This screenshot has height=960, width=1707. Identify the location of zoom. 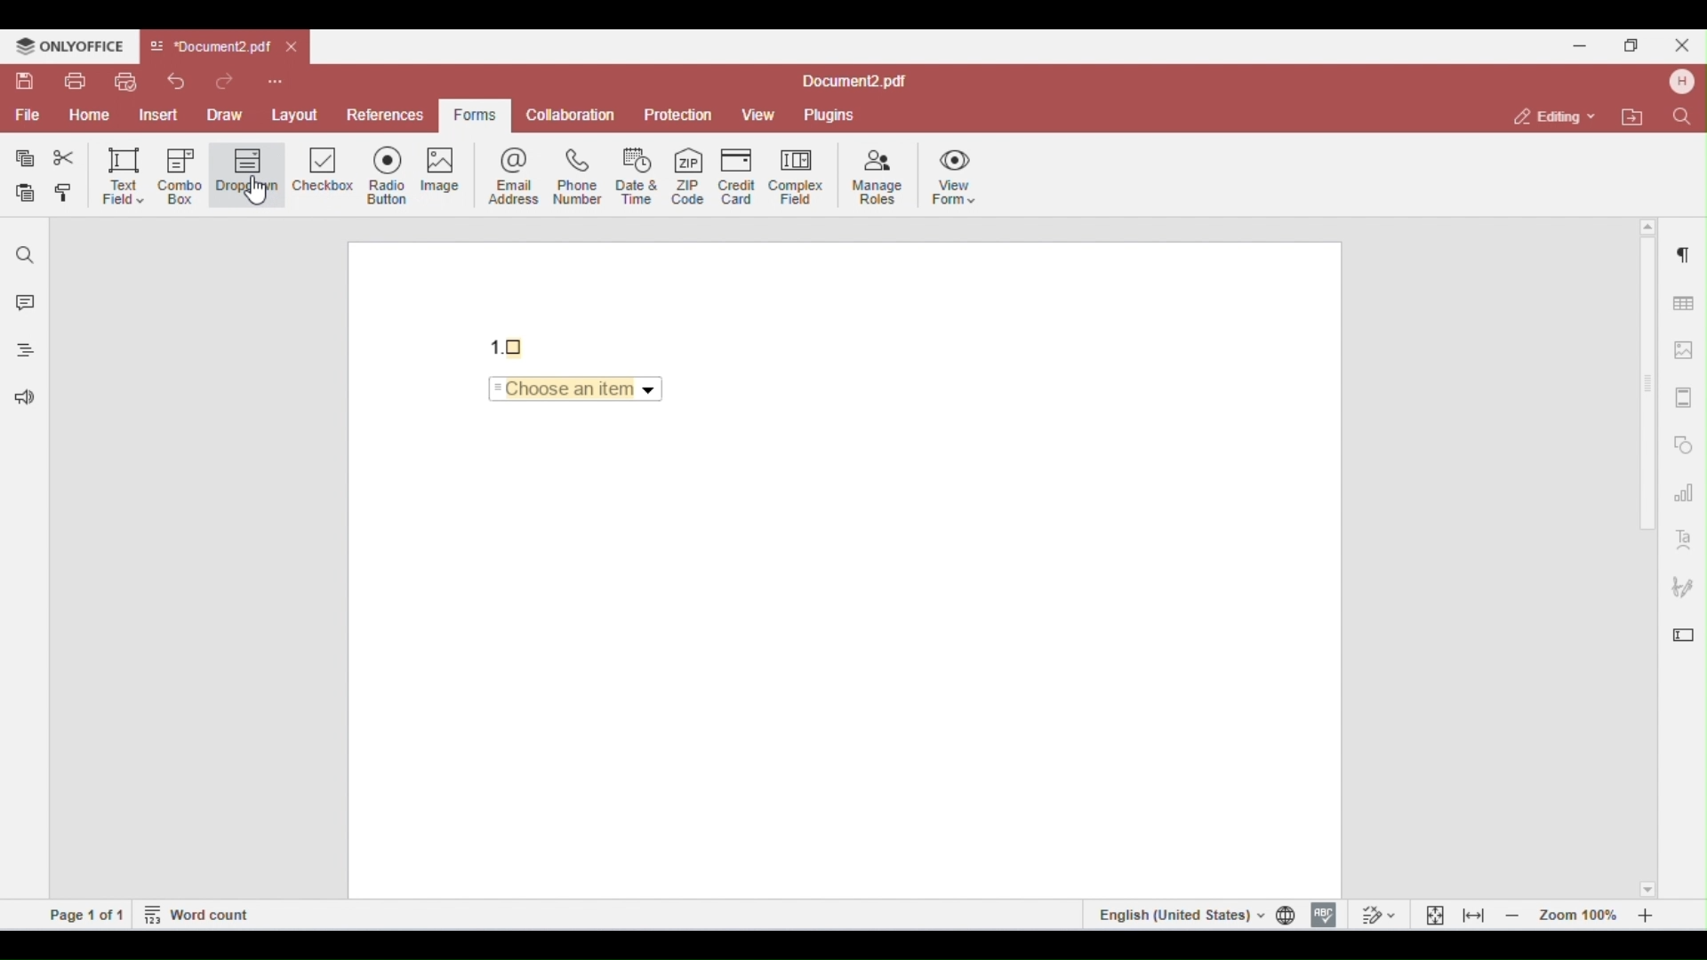
(1584, 914).